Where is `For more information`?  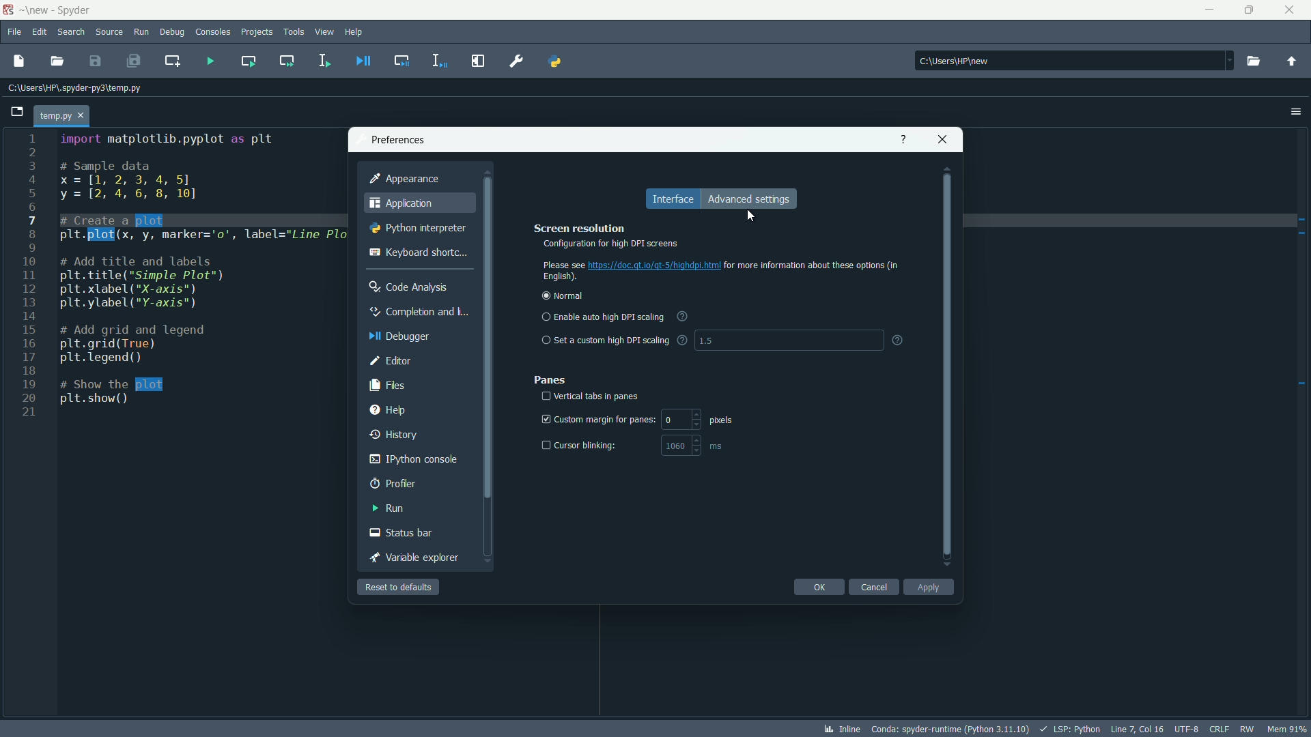 For more information is located at coordinates (814, 265).